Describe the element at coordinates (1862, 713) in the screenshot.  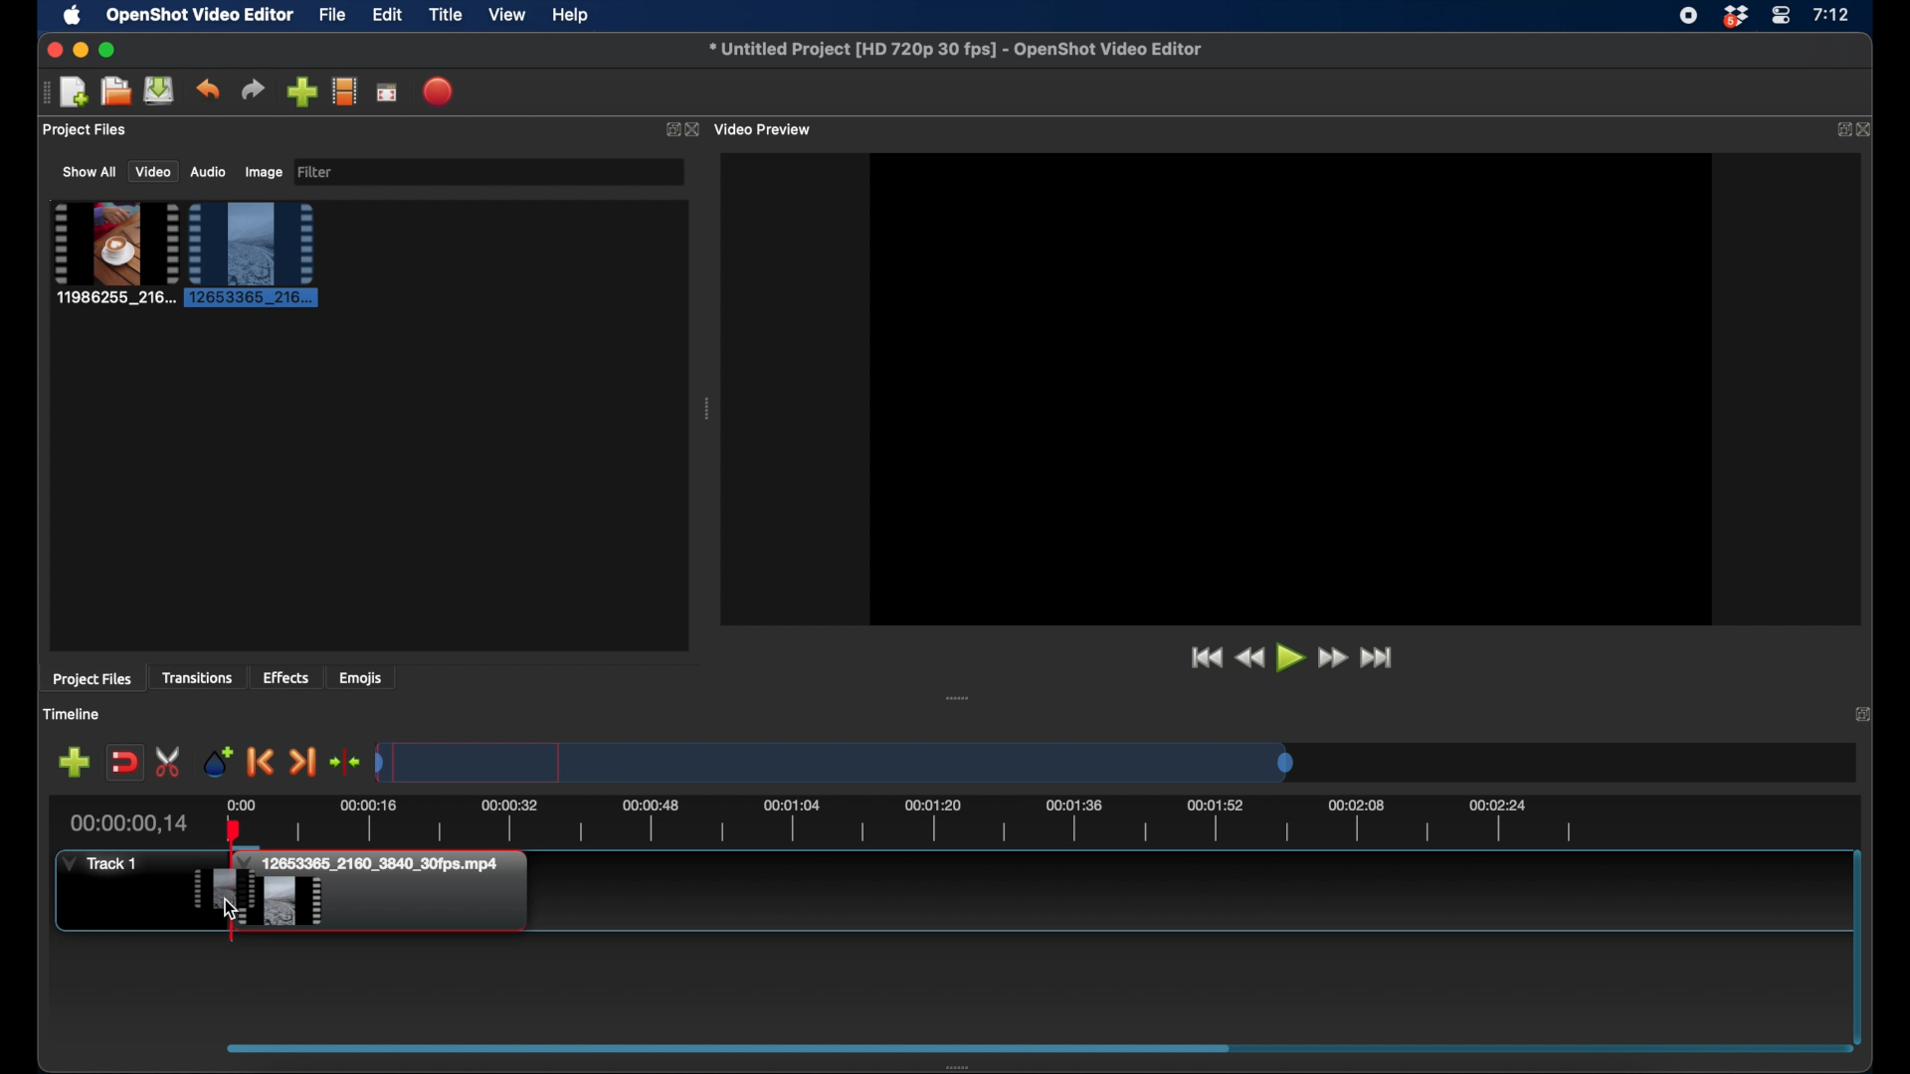
I see `expand` at that location.